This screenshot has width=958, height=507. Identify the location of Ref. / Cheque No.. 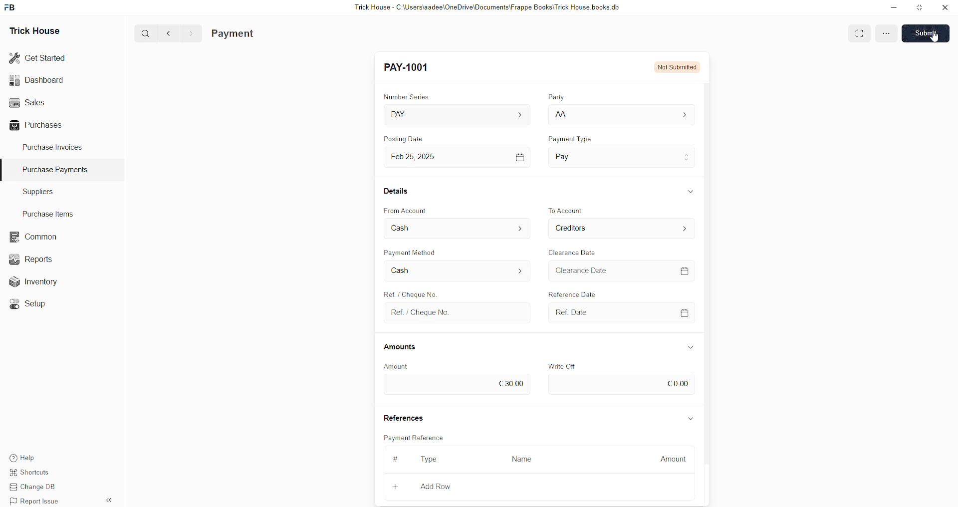
(408, 293).